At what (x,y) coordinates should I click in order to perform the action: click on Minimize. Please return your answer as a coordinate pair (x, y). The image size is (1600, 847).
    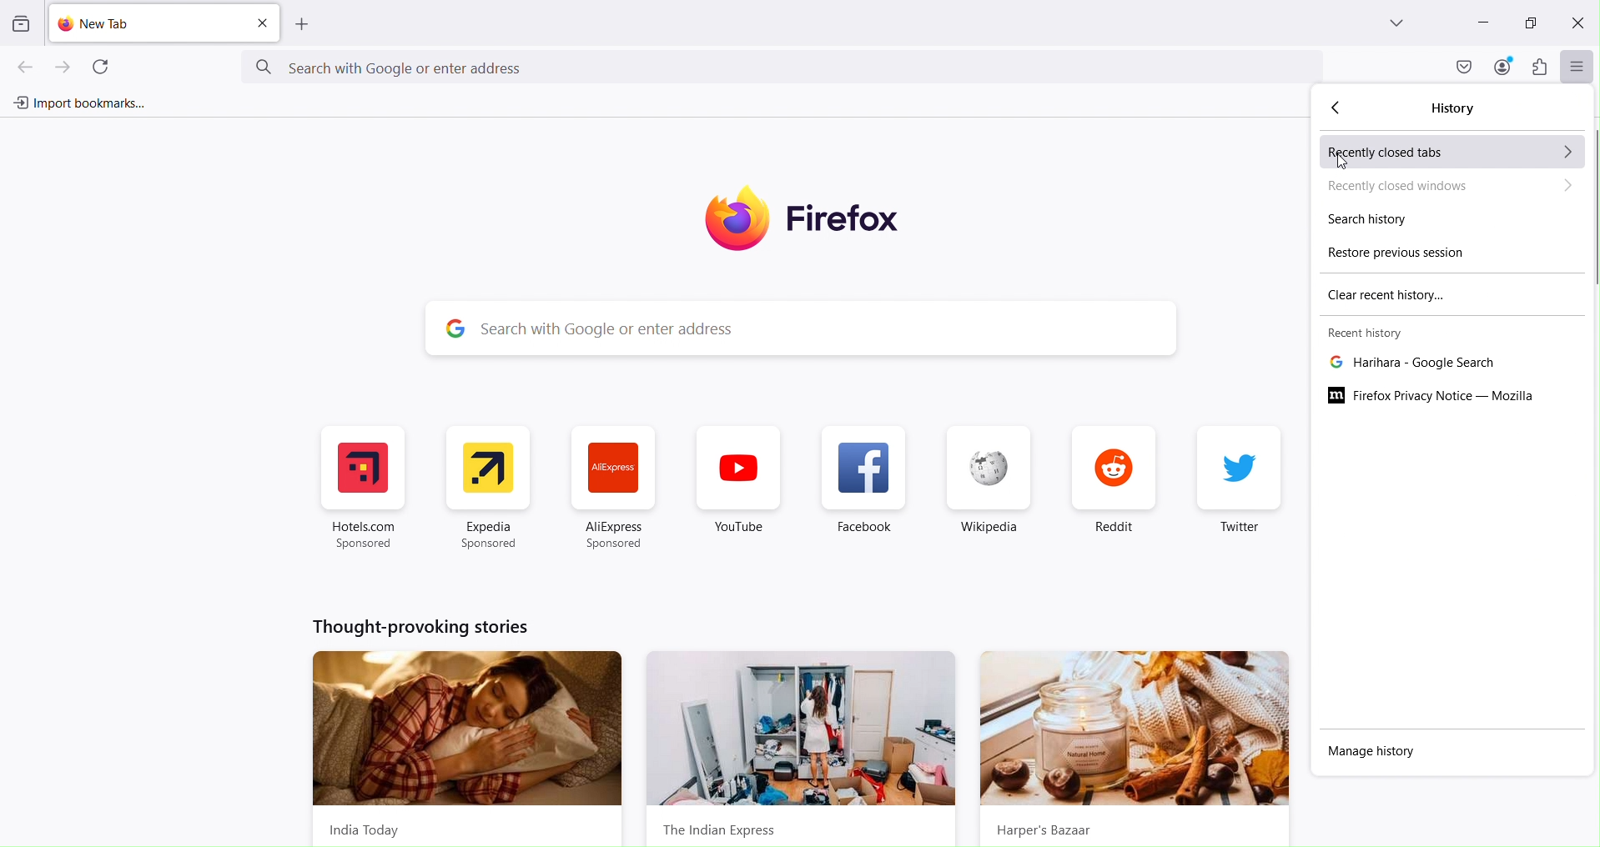
    Looking at the image, I should click on (1482, 23).